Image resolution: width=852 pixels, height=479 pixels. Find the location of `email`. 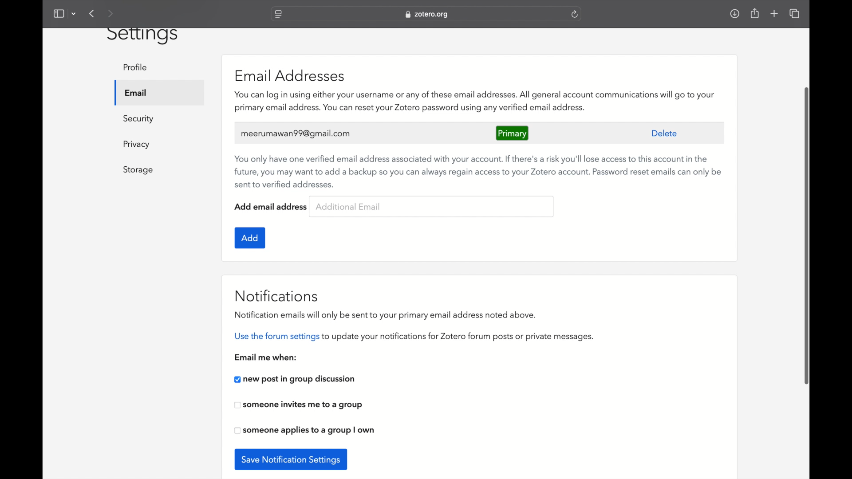

email is located at coordinates (135, 94).